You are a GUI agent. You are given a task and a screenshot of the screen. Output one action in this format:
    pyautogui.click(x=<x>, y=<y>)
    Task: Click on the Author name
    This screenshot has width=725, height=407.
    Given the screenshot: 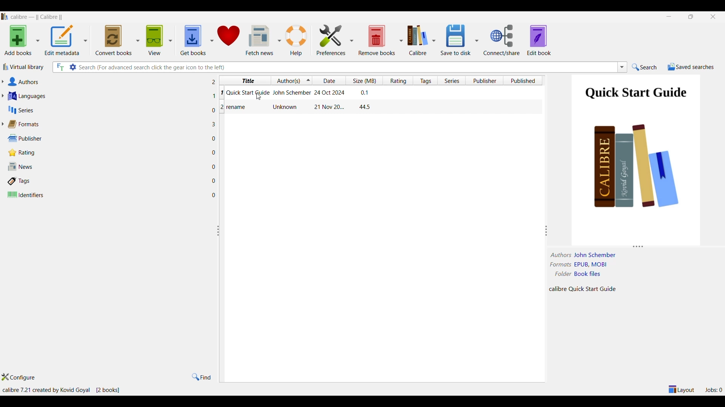 What is the action you would take?
    pyautogui.click(x=596, y=255)
    